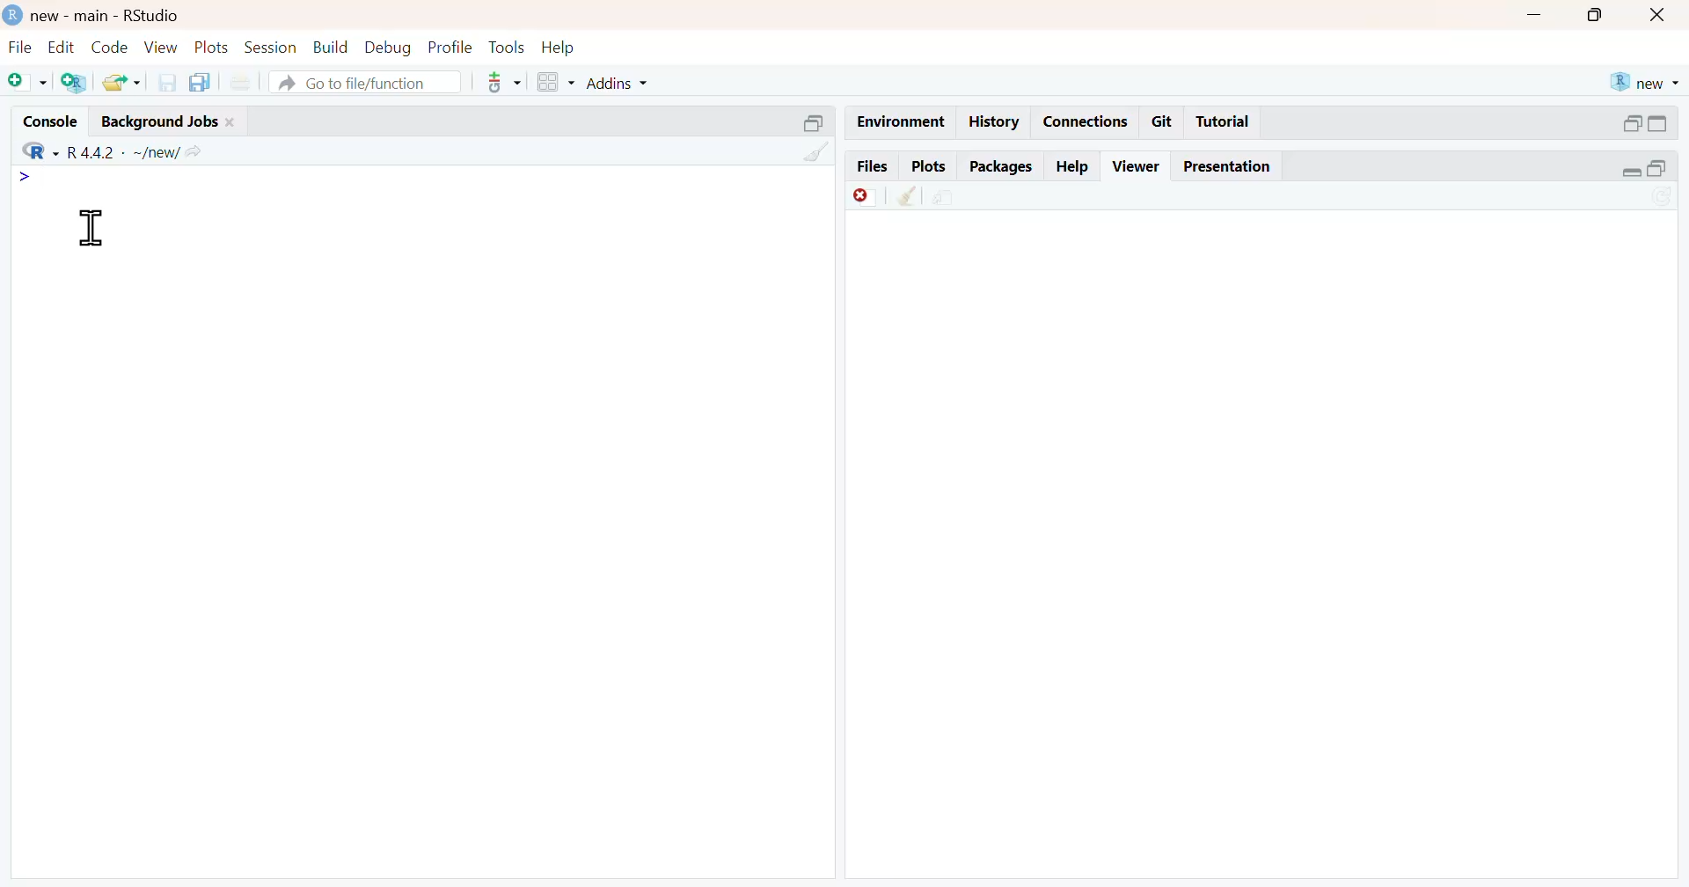 The width and height of the screenshot is (1689, 887). Describe the element at coordinates (242, 84) in the screenshot. I see `print new file` at that location.